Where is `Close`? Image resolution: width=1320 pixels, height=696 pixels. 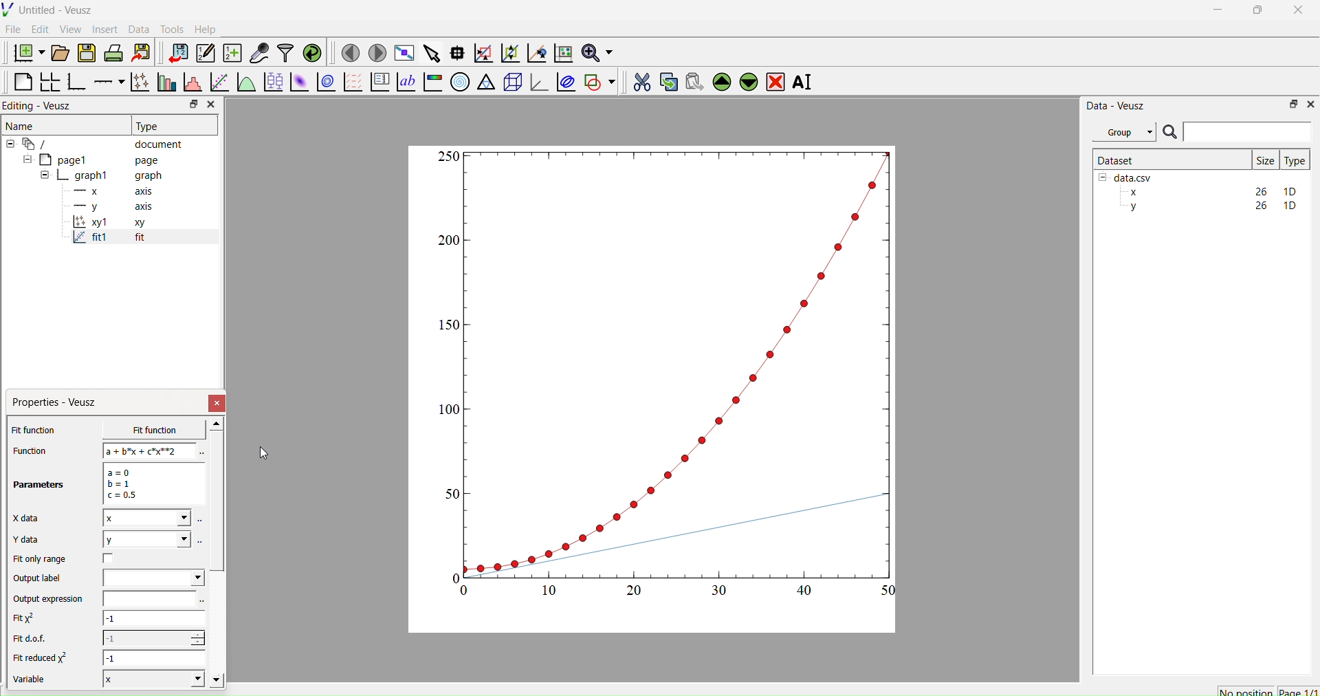 Close is located at coordinates (1310, 103).